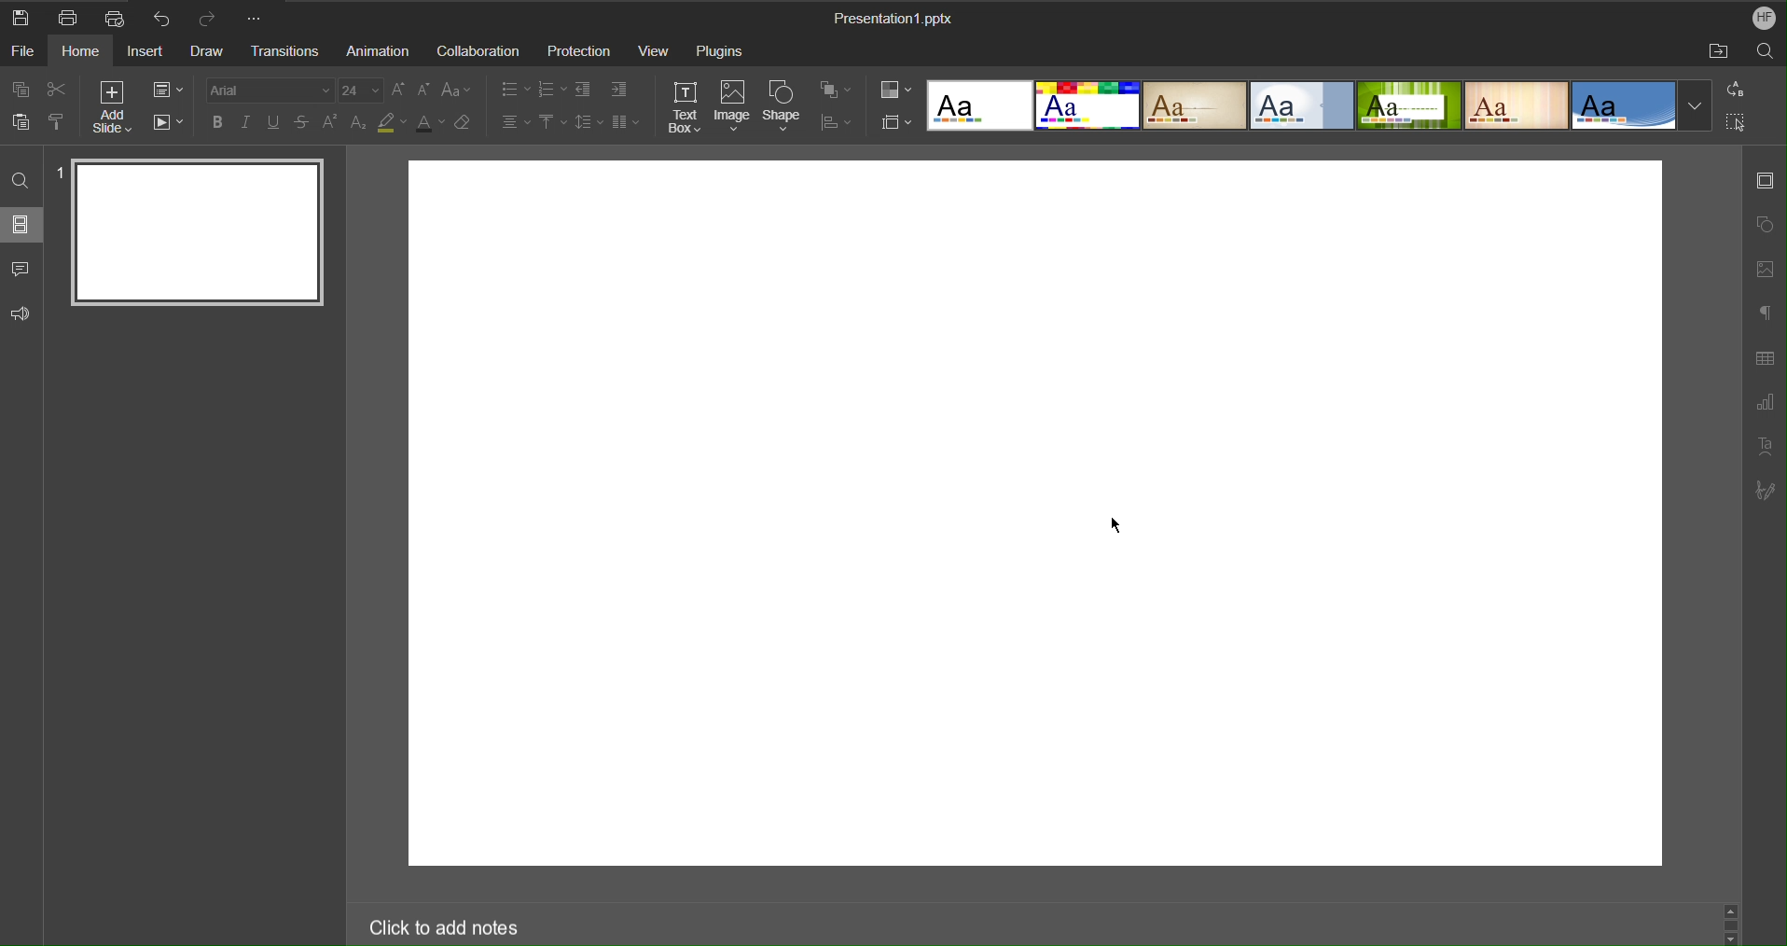  What do you see at coordinates (163, 17) in the screenshot?
I see `Undo` at bounding box center [163, 17].